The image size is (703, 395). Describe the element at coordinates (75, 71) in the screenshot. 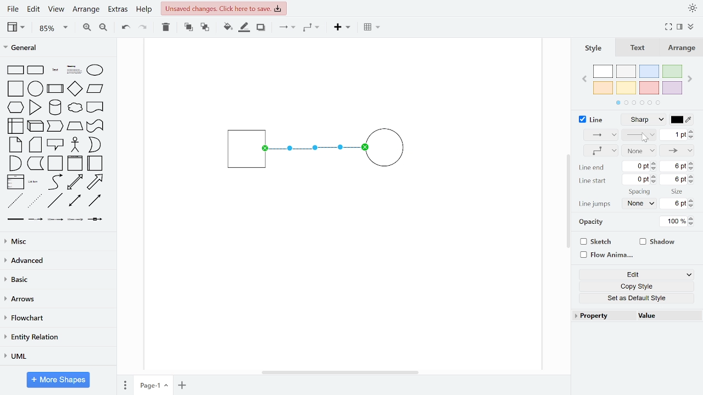

I see `text box` at that location.